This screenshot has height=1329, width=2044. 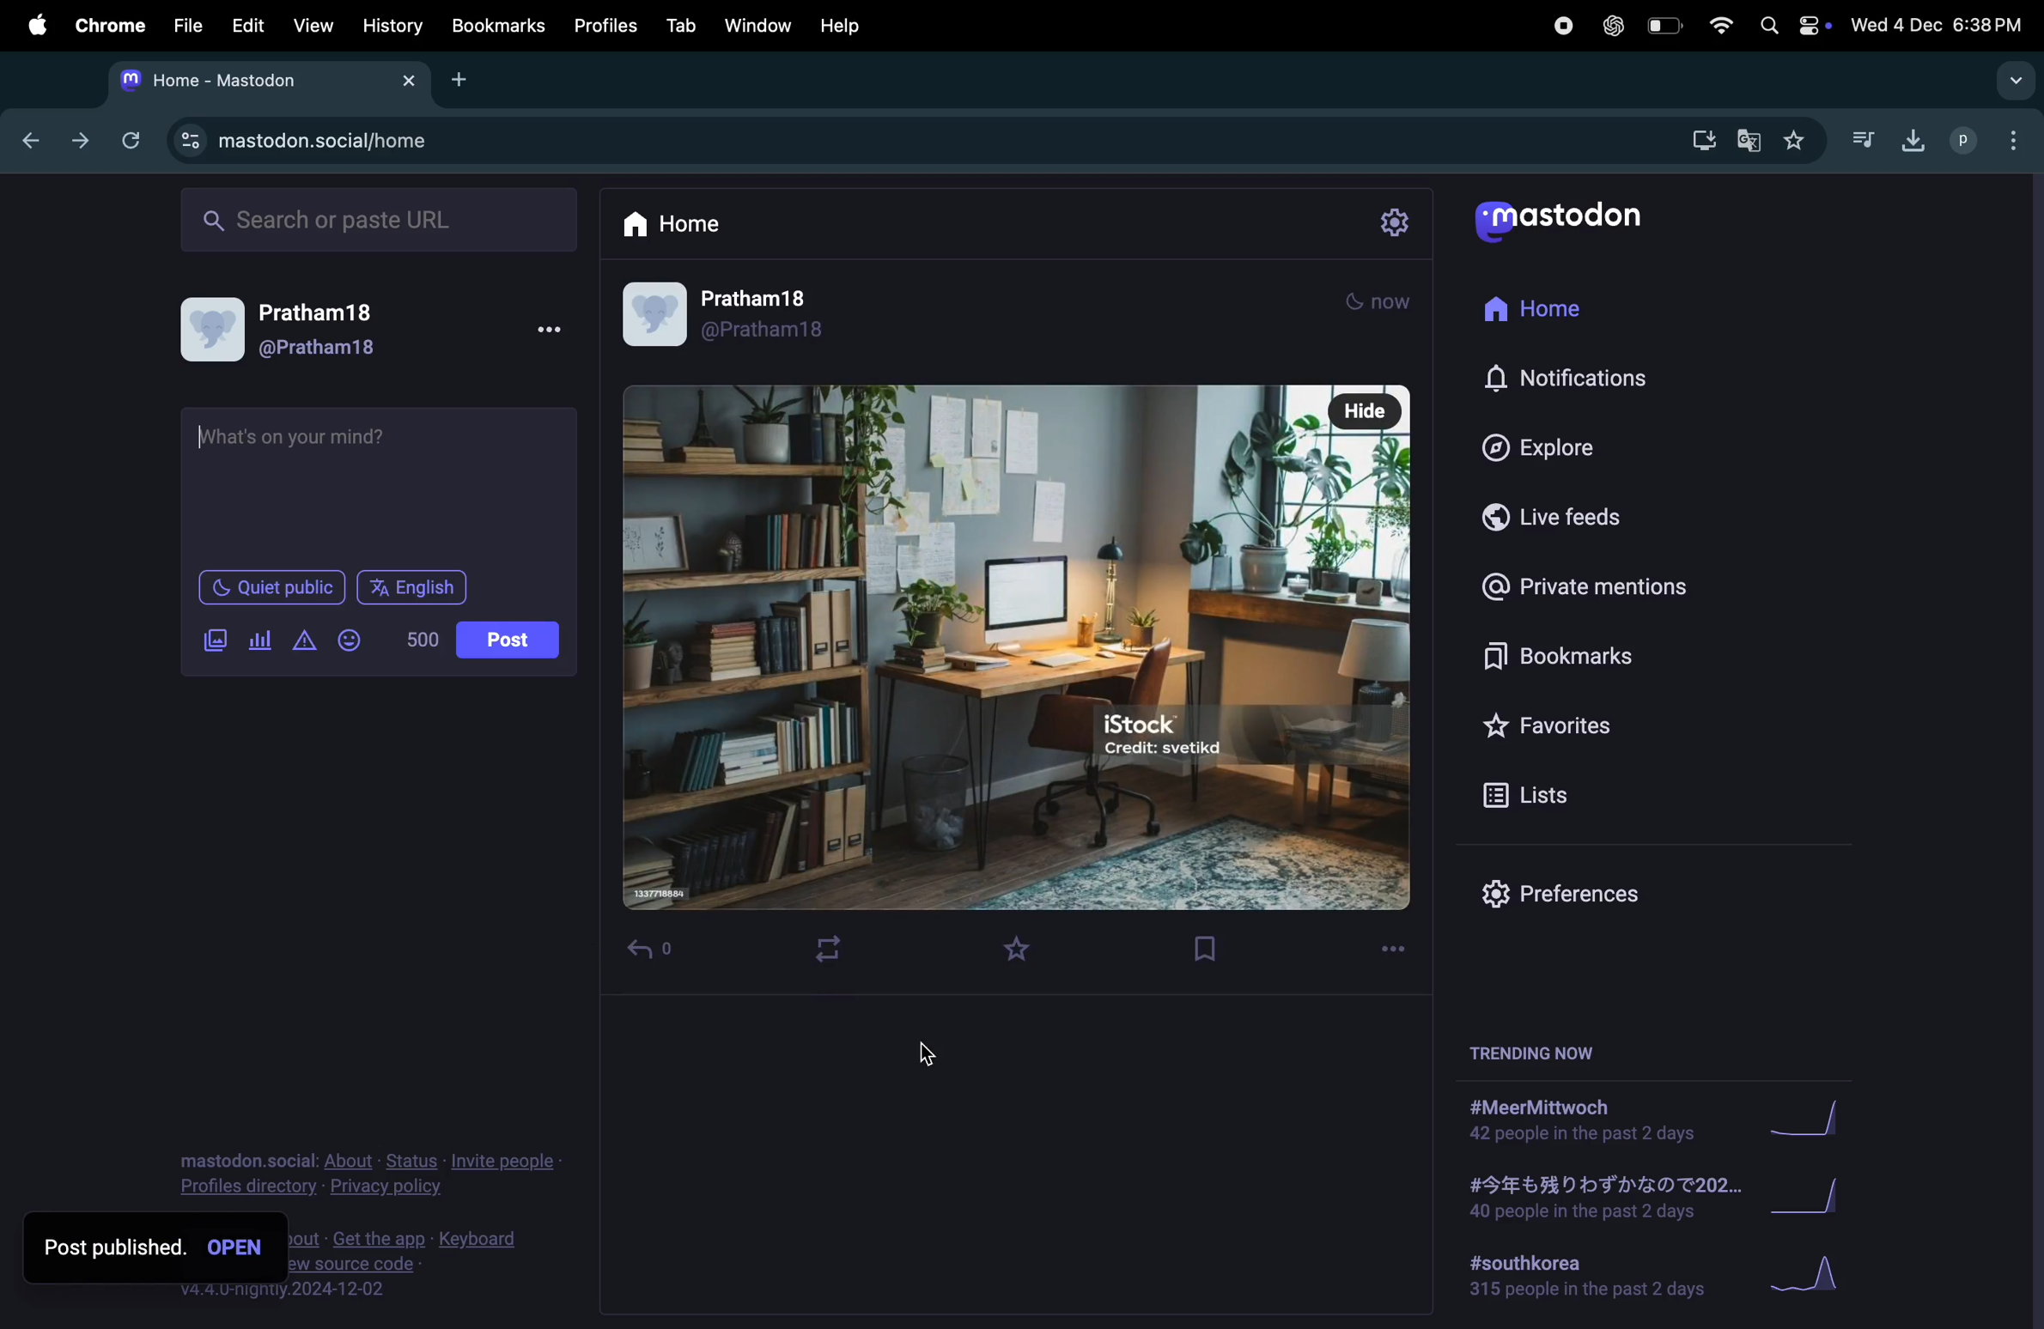 I want to click on forward, so click(x=76, y=144).